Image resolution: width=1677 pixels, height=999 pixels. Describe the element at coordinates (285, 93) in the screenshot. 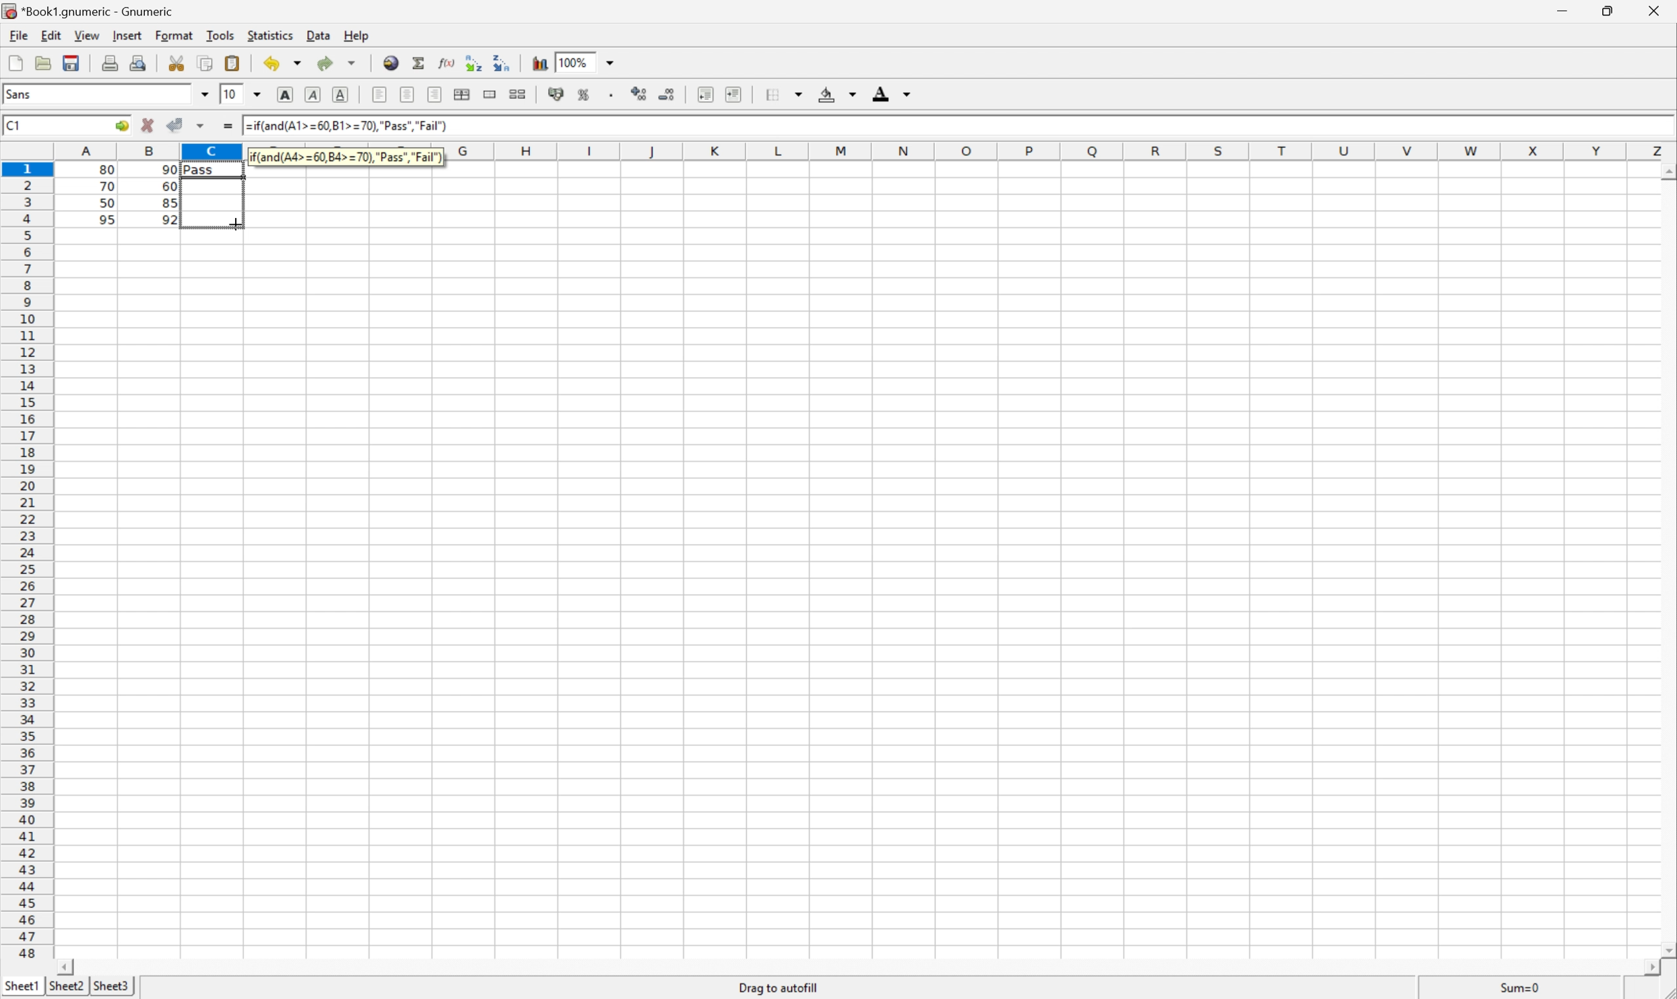

I see `Bold` at that location.